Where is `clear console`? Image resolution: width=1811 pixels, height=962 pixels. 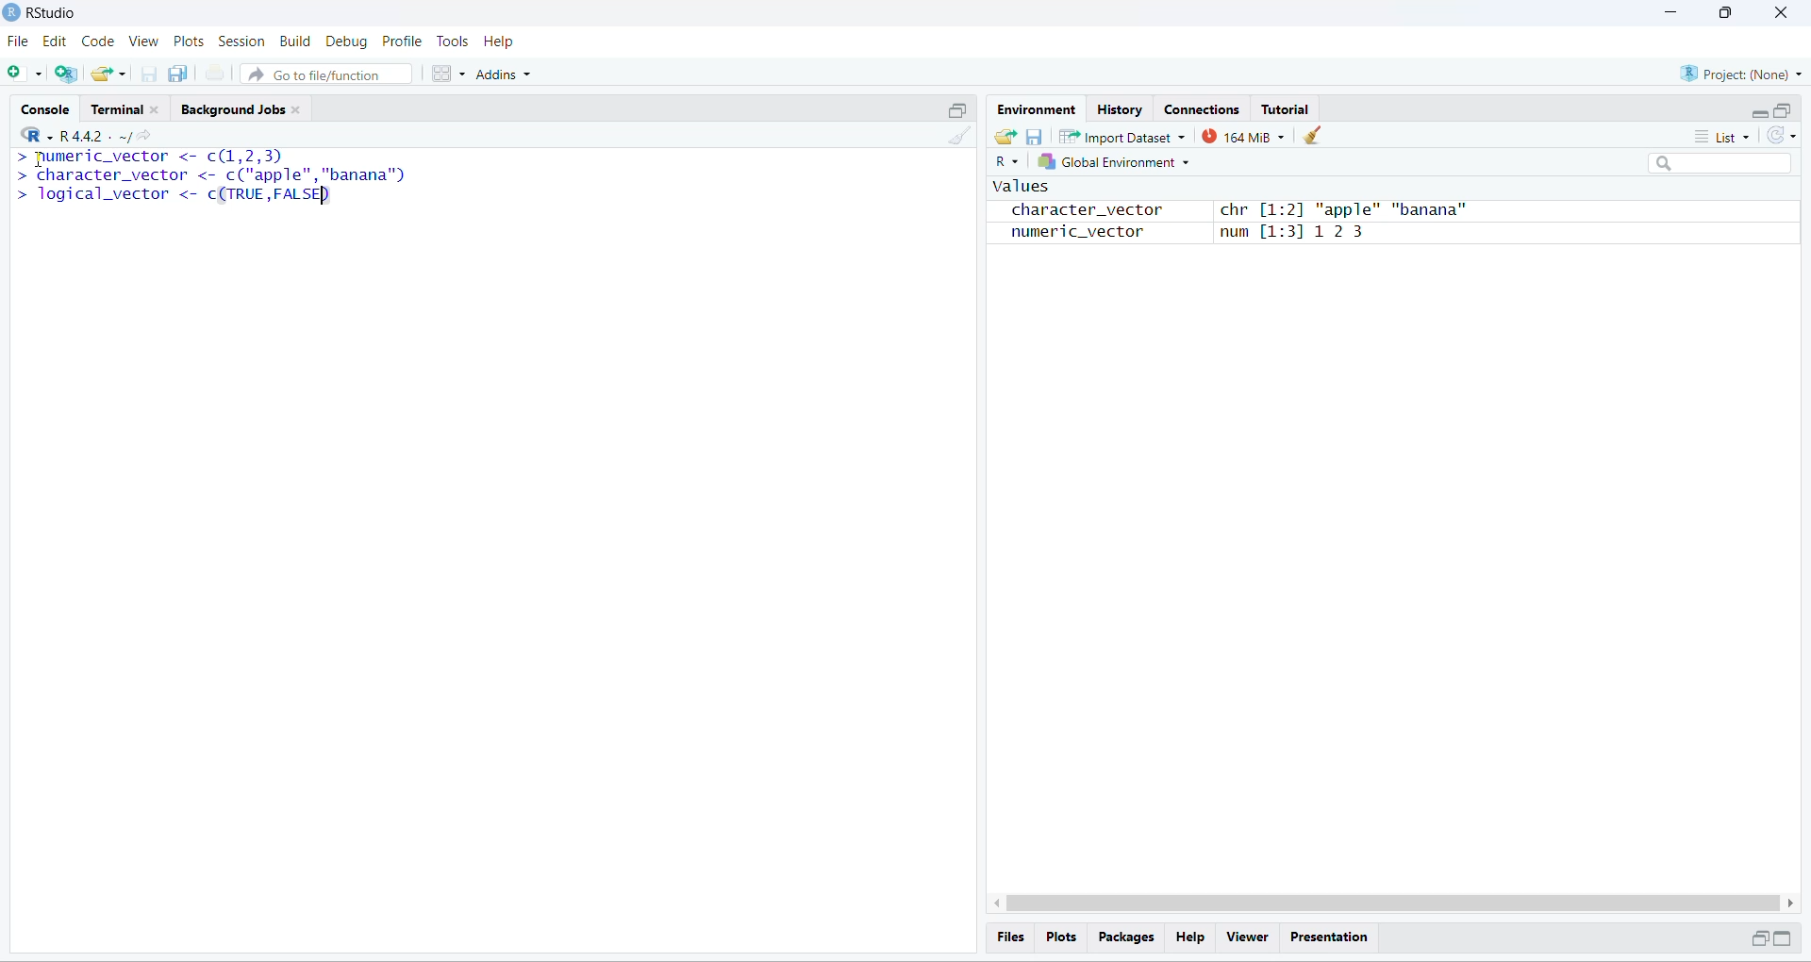 clear console is located at coordinates (963, 137).